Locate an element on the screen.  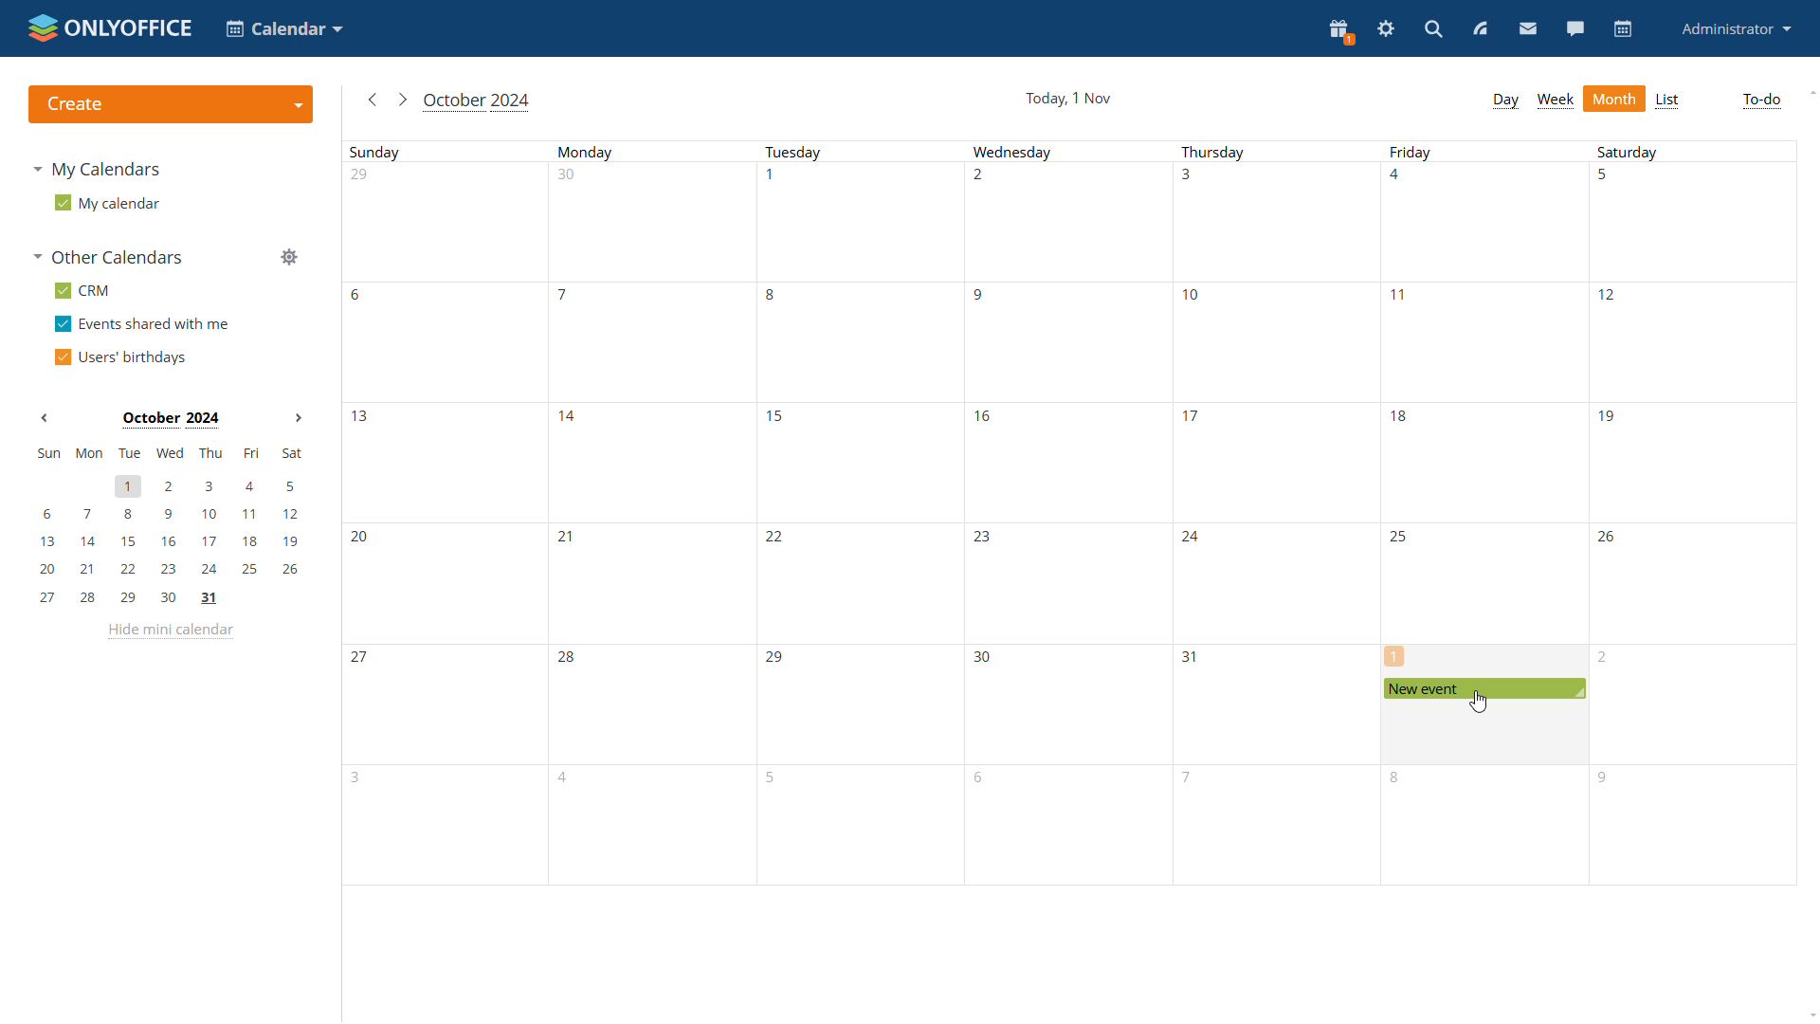
users' birthdays is located at coordinates (125, 357).